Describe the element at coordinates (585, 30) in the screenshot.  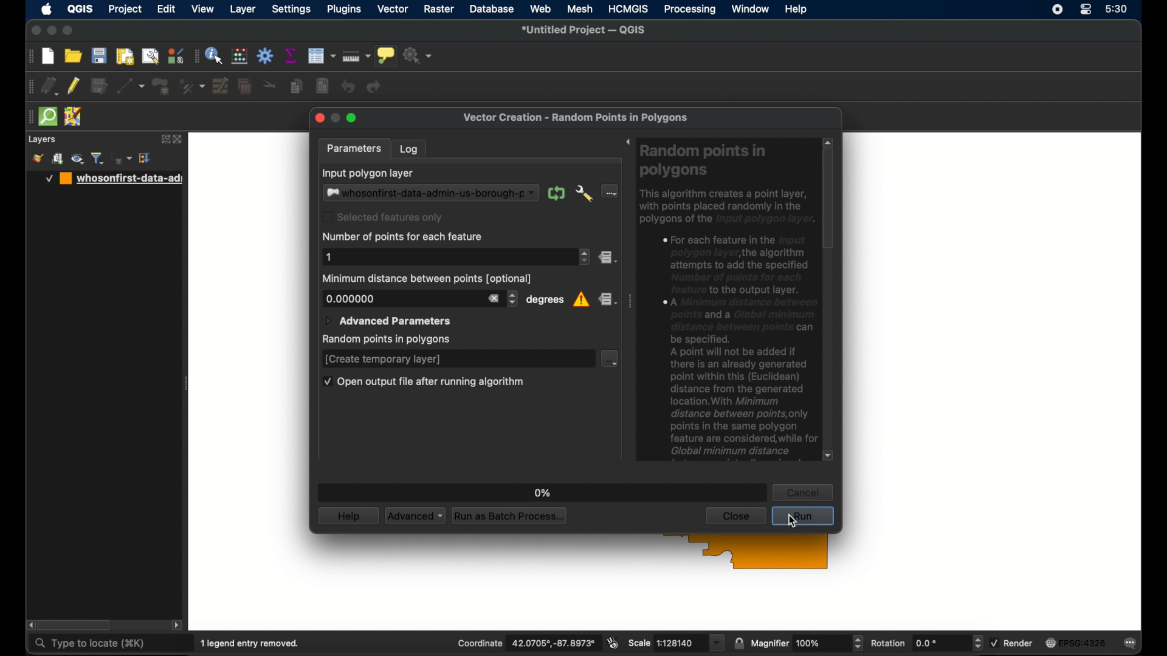
I see `untitled project` at that location.